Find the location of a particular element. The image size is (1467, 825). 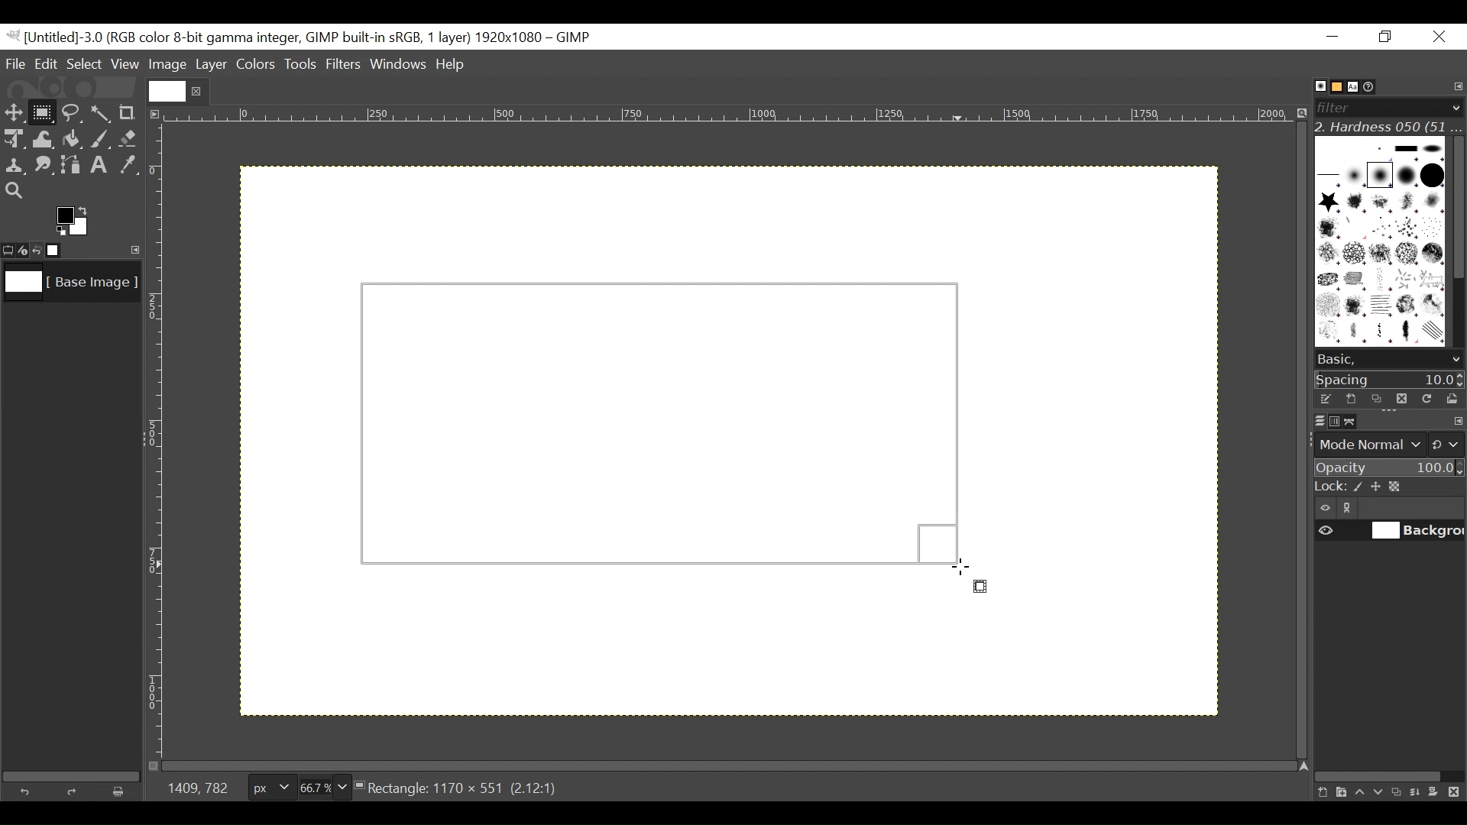

Duplicate brush is located at coordinates (1401, 398).